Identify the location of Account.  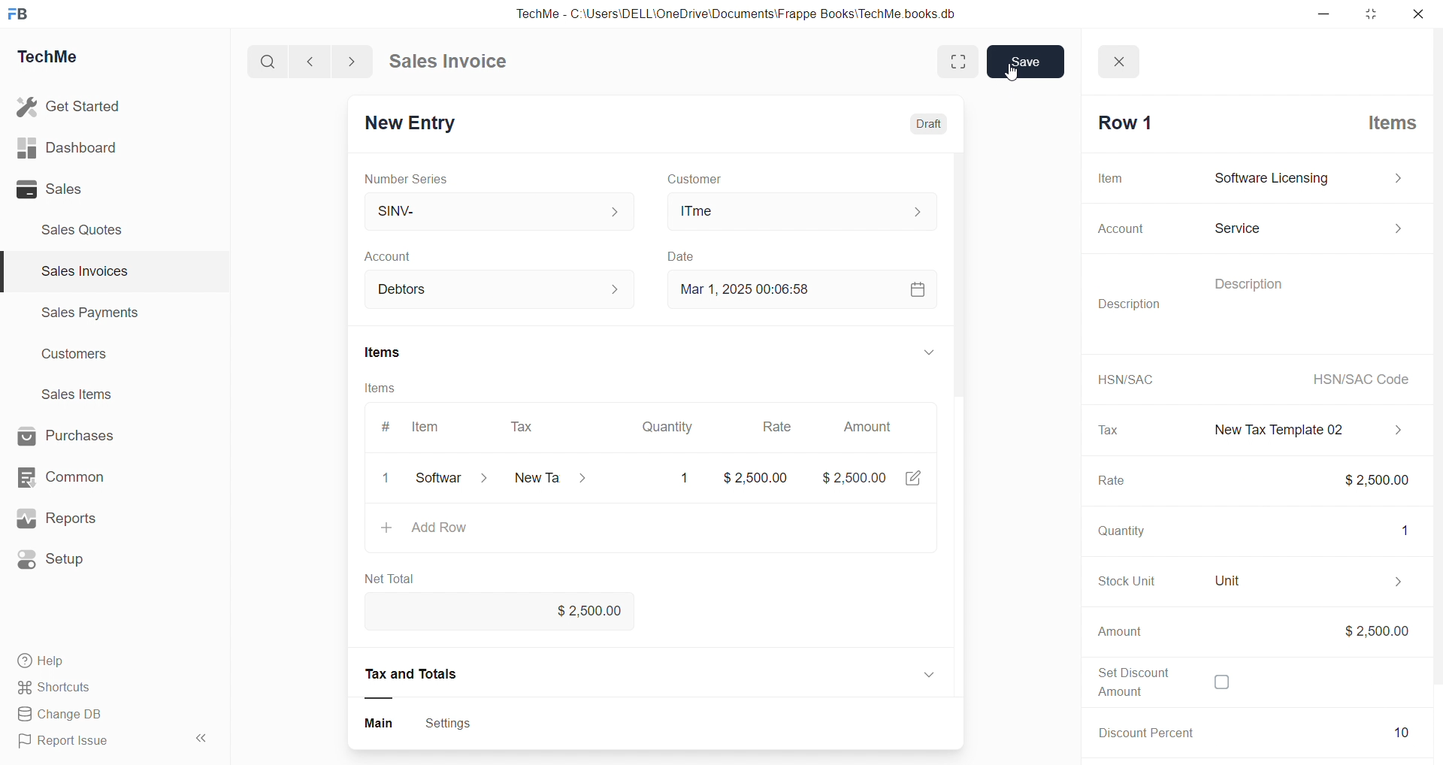
(397, 254).